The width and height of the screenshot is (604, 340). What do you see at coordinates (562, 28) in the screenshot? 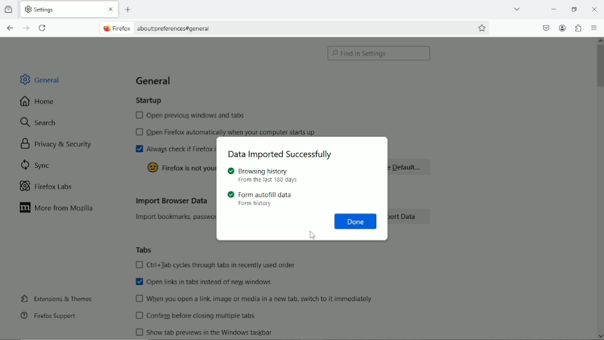
I see `Account` at bounding box center [562, 28].